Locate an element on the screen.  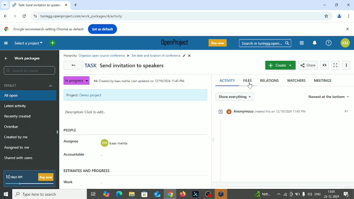
In progress is located at coordinates (76, 81).